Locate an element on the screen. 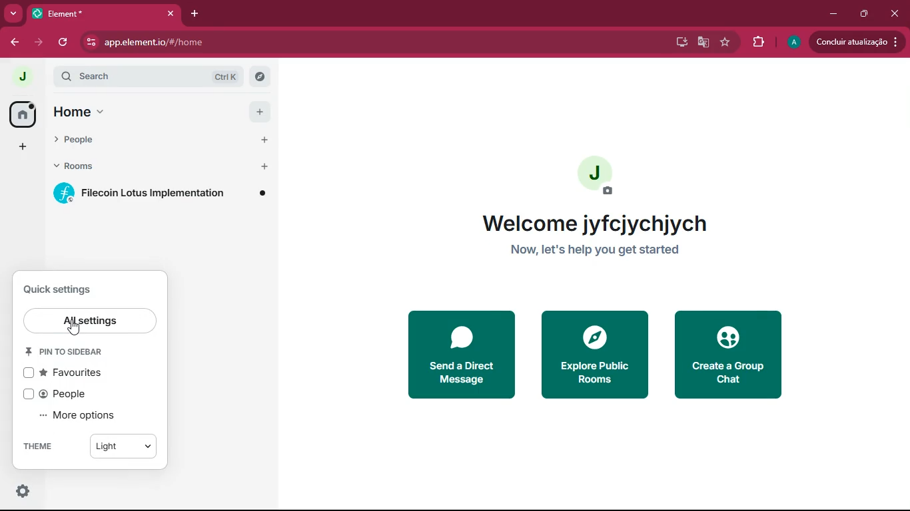 The height and width of the screenshot is (511, 910). pin  is located at coordinates (72, 351).